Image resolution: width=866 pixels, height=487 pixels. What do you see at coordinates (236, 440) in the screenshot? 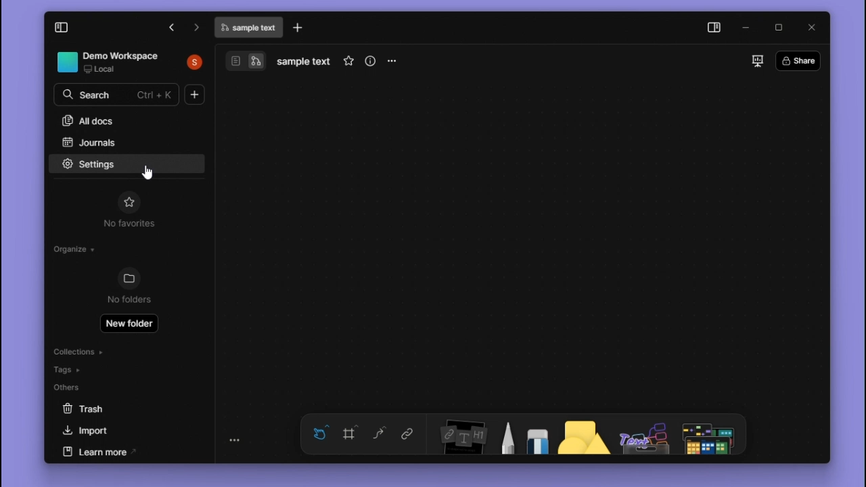
I see `toggle zoom tool bar` at bounding box center [236, 440].